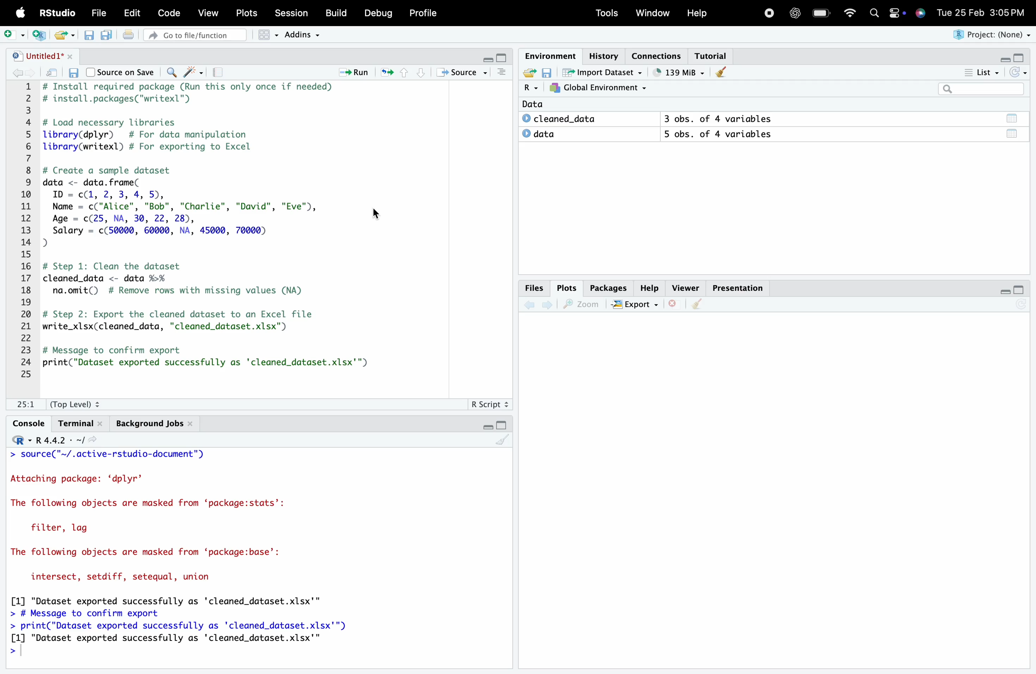 This screenshot has height=674, width=1036. What do you see at coordinates (73, 73) in the screenshot?
I see `Save current document (Ctrl + S)` at bounding box center [73, 73].